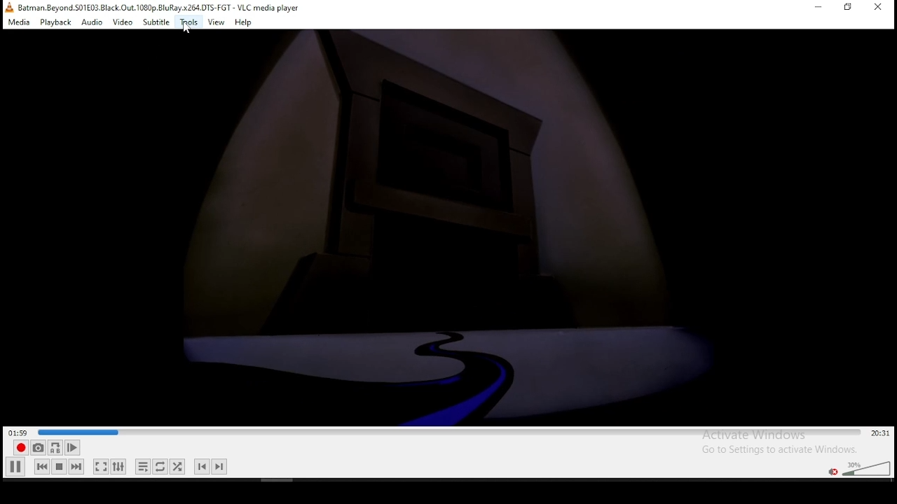 Image resolution: width=897 pixels, height=504 pixels. I want to click on play/pause, so click(16, 466).